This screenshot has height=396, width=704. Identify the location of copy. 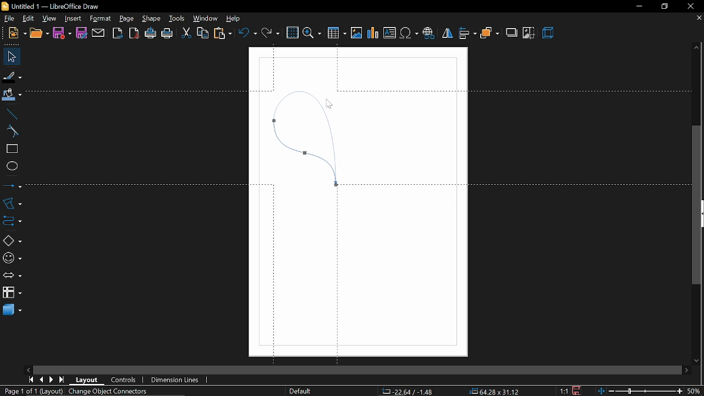
(202, 34).